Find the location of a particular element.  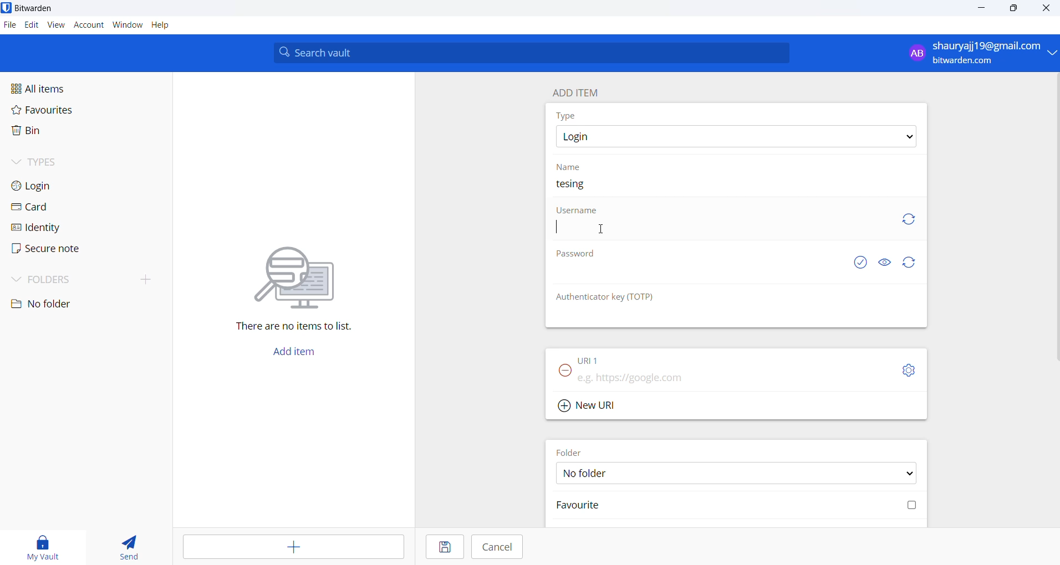

send is located at coordinates (130, 548).